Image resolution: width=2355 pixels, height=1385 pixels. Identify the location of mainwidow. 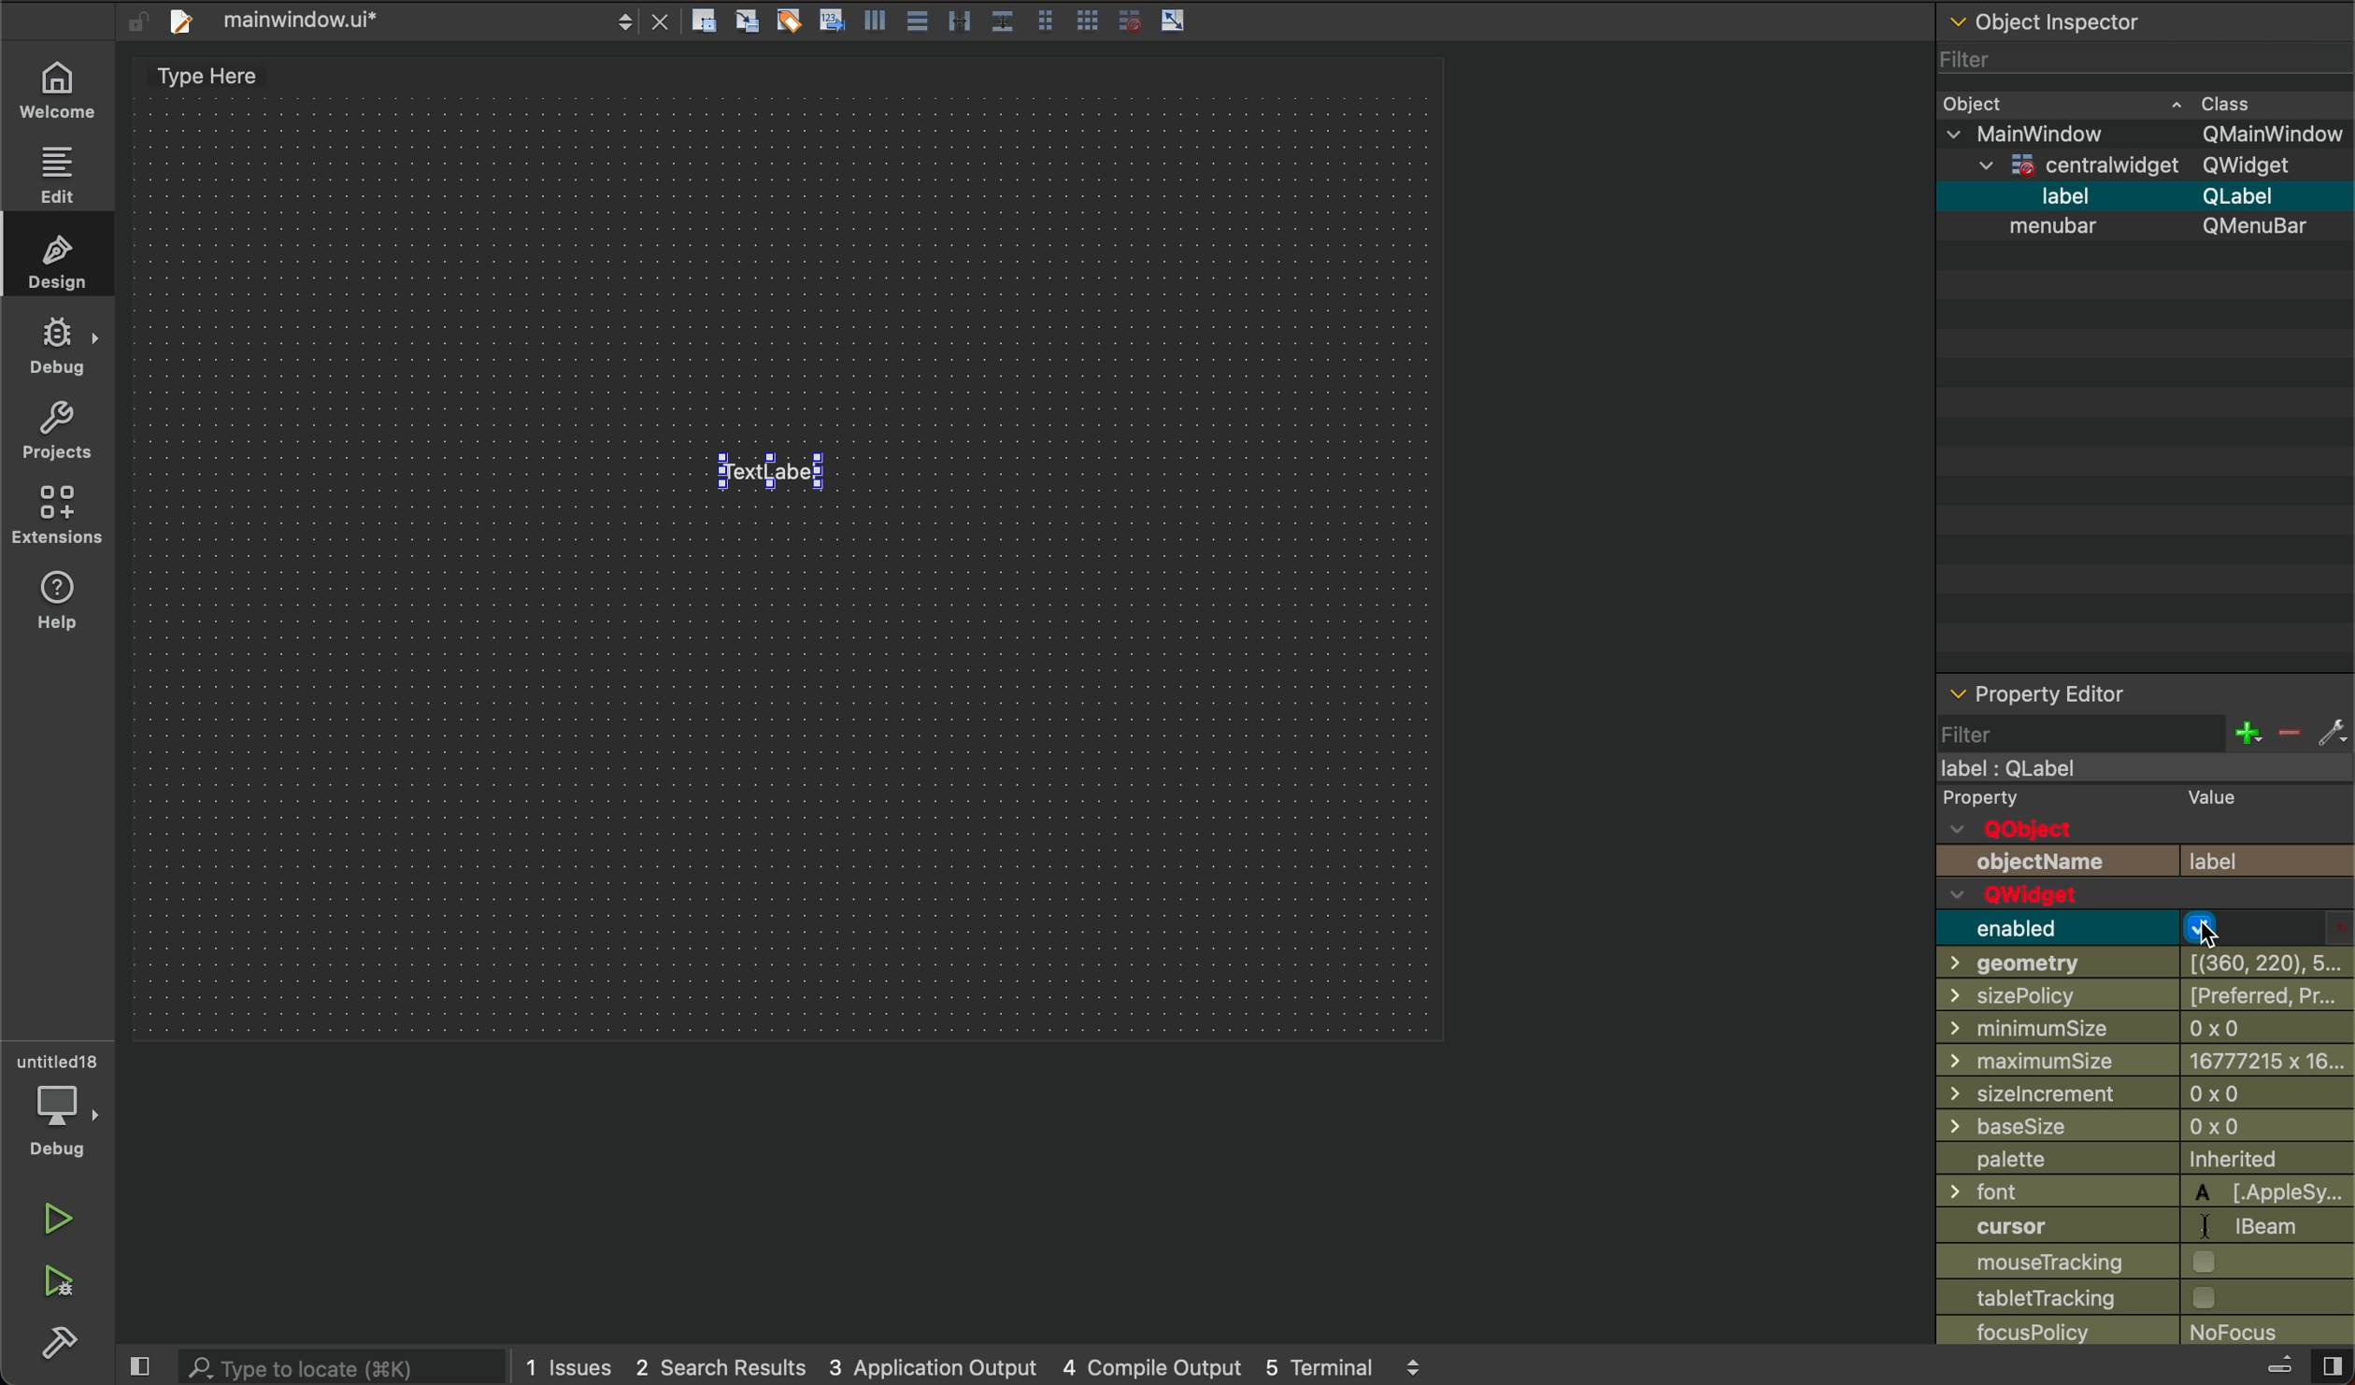
(2037, 133).